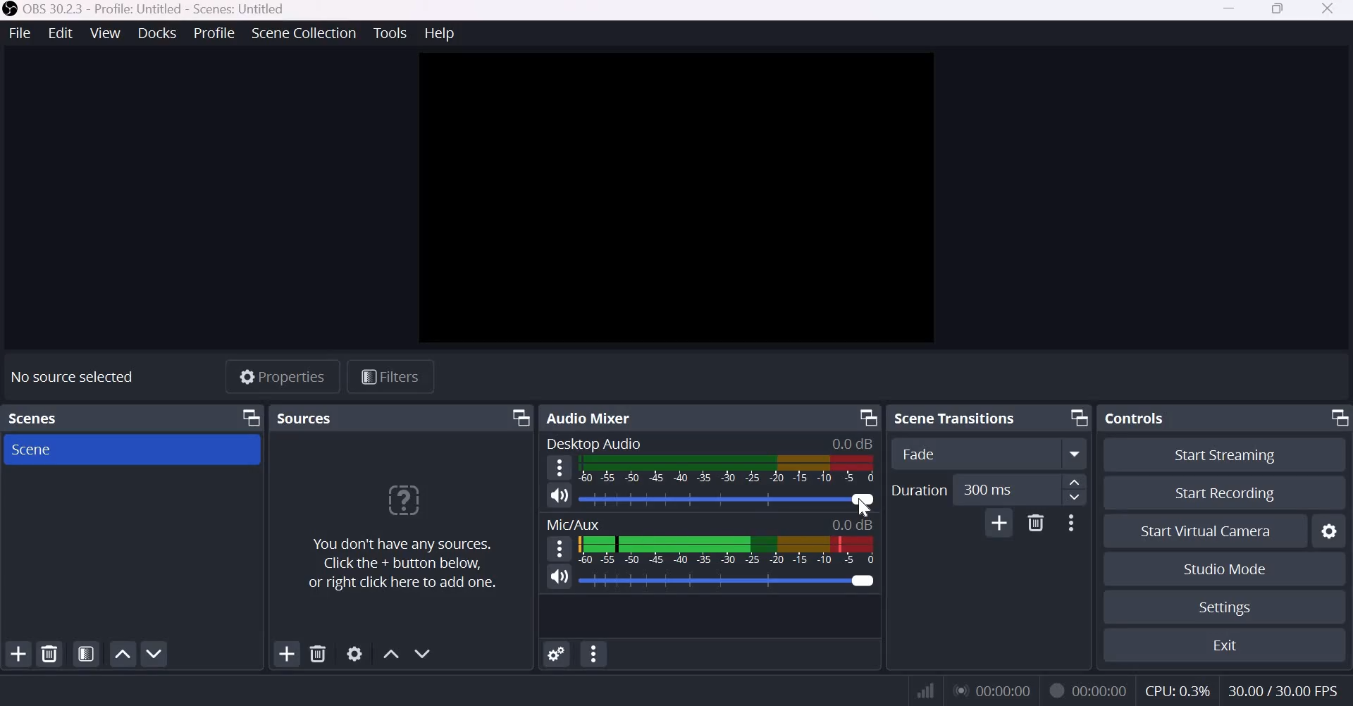 Image resolution: width=1353 pixels, height=706 pixels. Describe the element at coordinates (919, 490) in the screenshot. I see `Duration` at that location.